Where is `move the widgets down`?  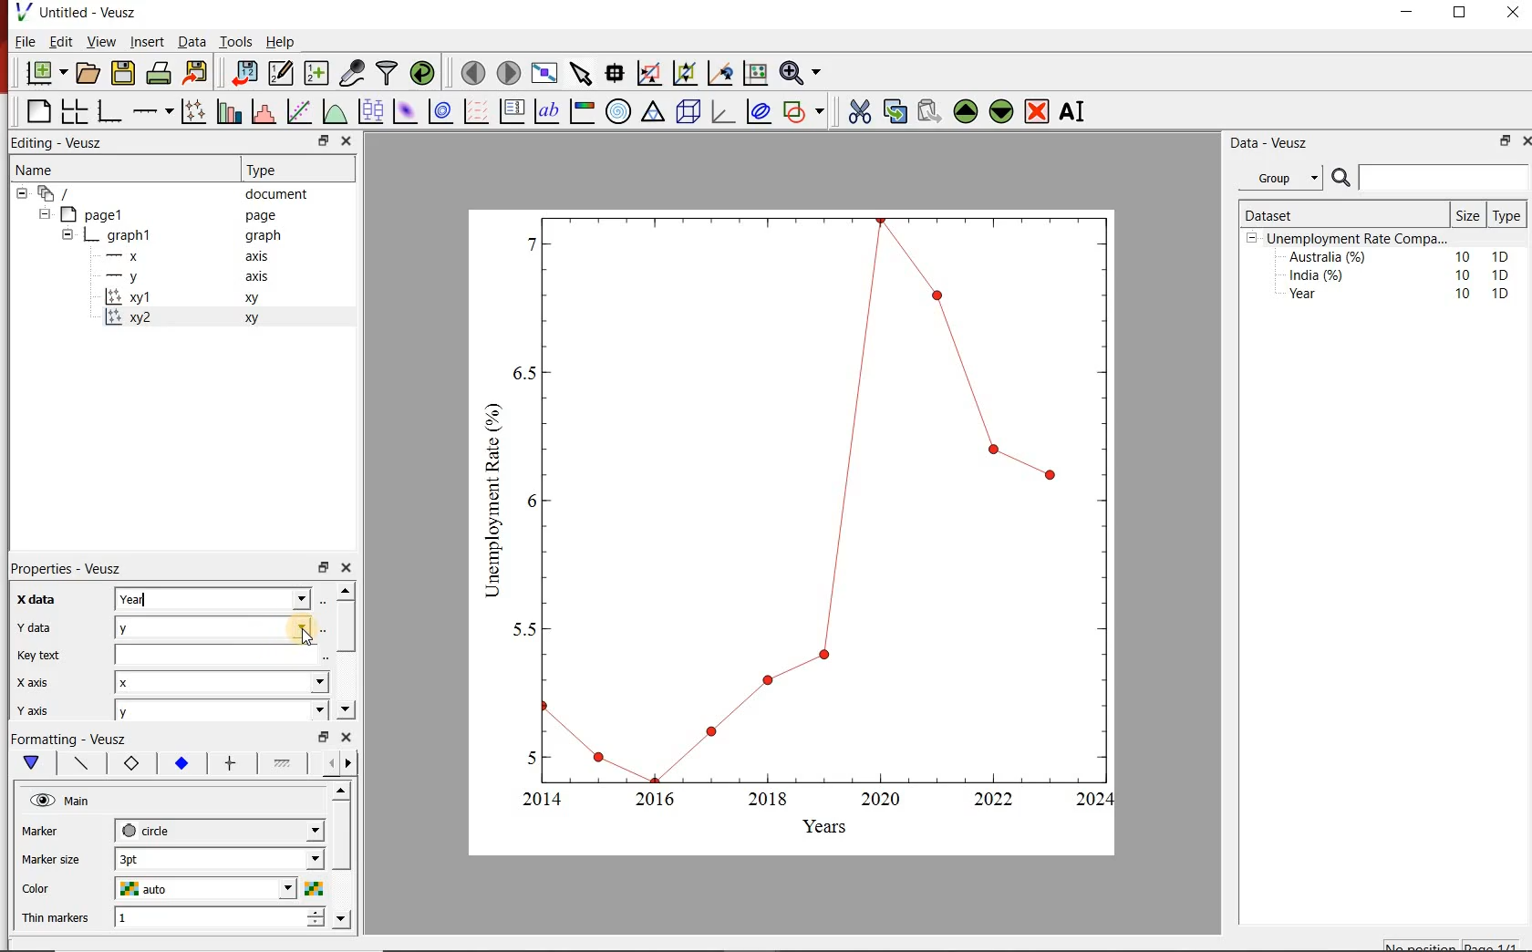 move the widgets down is located at coordinates (999, 111).